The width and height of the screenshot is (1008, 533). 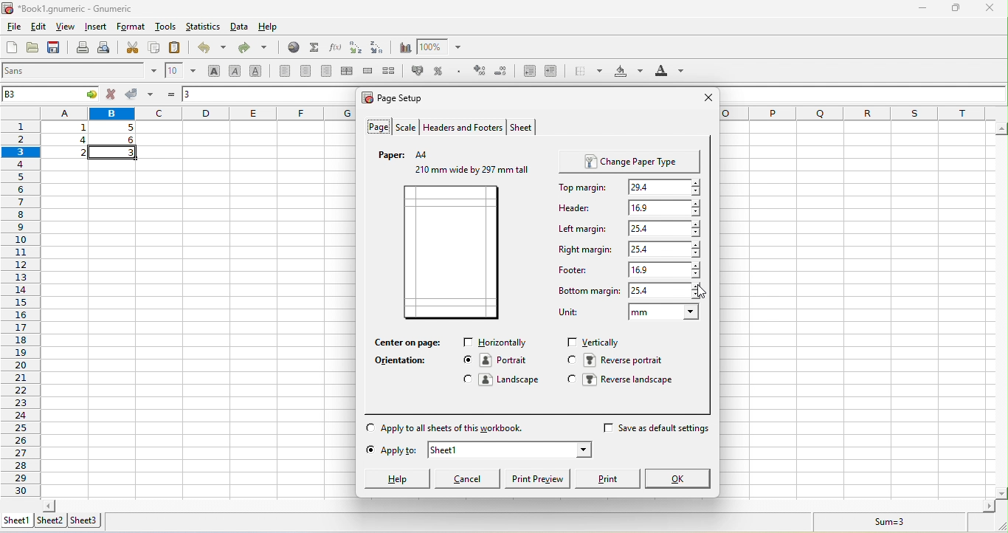 I want to click on top mergine, so click(x=580, y=188).